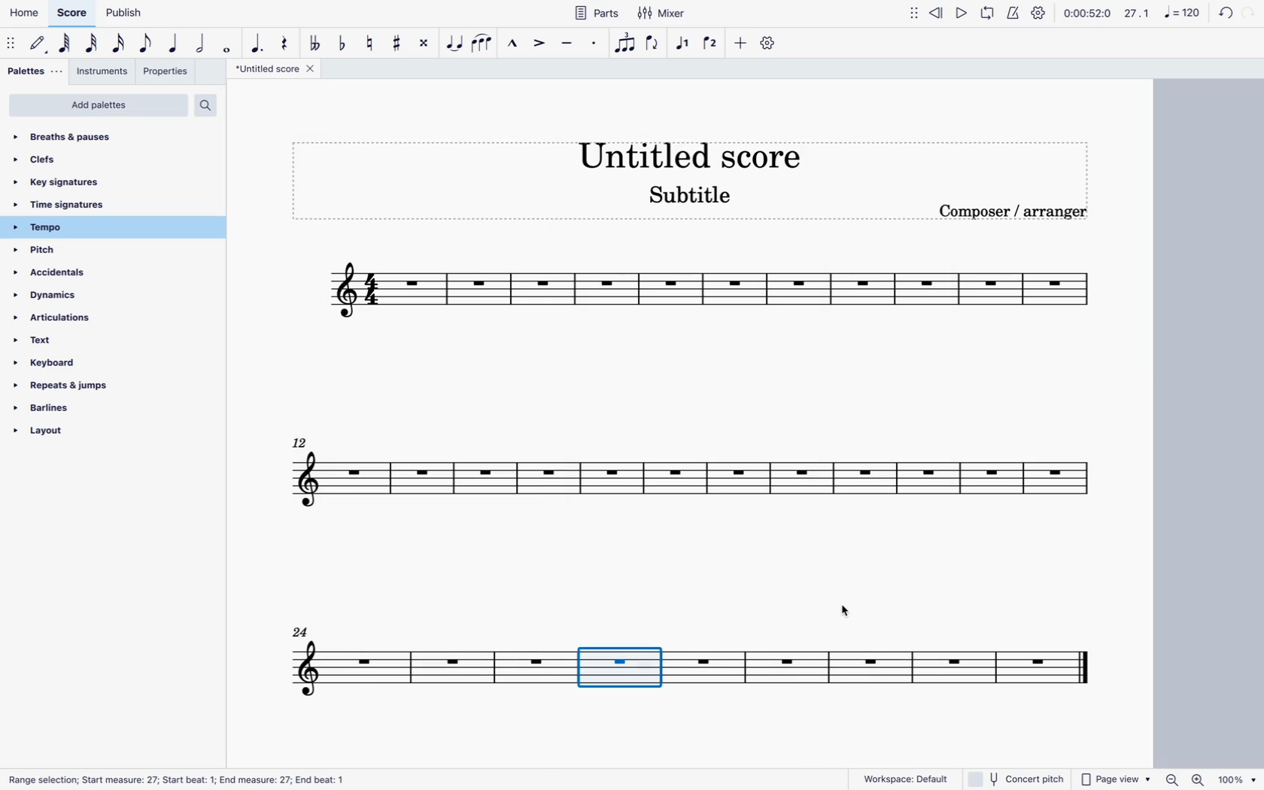 The height and width of the screenshot is (790, 1264). What do you see at coordinates (569, 41) in the screenshot?
I see `tenuto` at bounding box center [569, 41].